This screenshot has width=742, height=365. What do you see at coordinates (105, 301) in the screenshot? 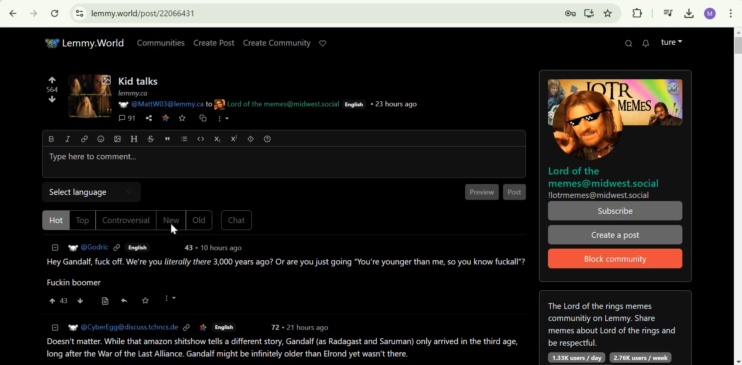
I see `view source` at bounding box center [105, 301].